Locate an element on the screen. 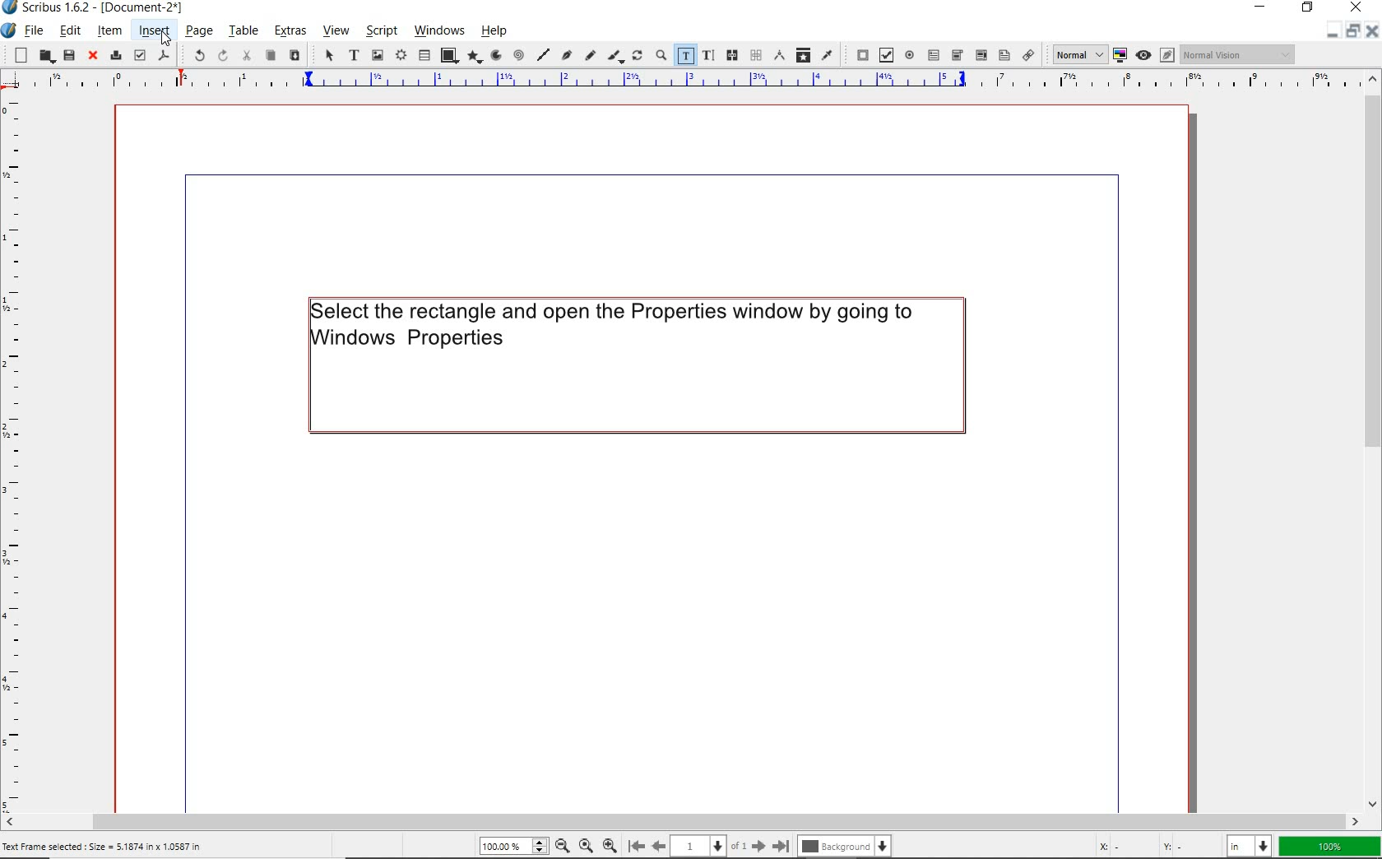 The image size is (1382, 859). Bezier curve is located at coordinates (567, 57).